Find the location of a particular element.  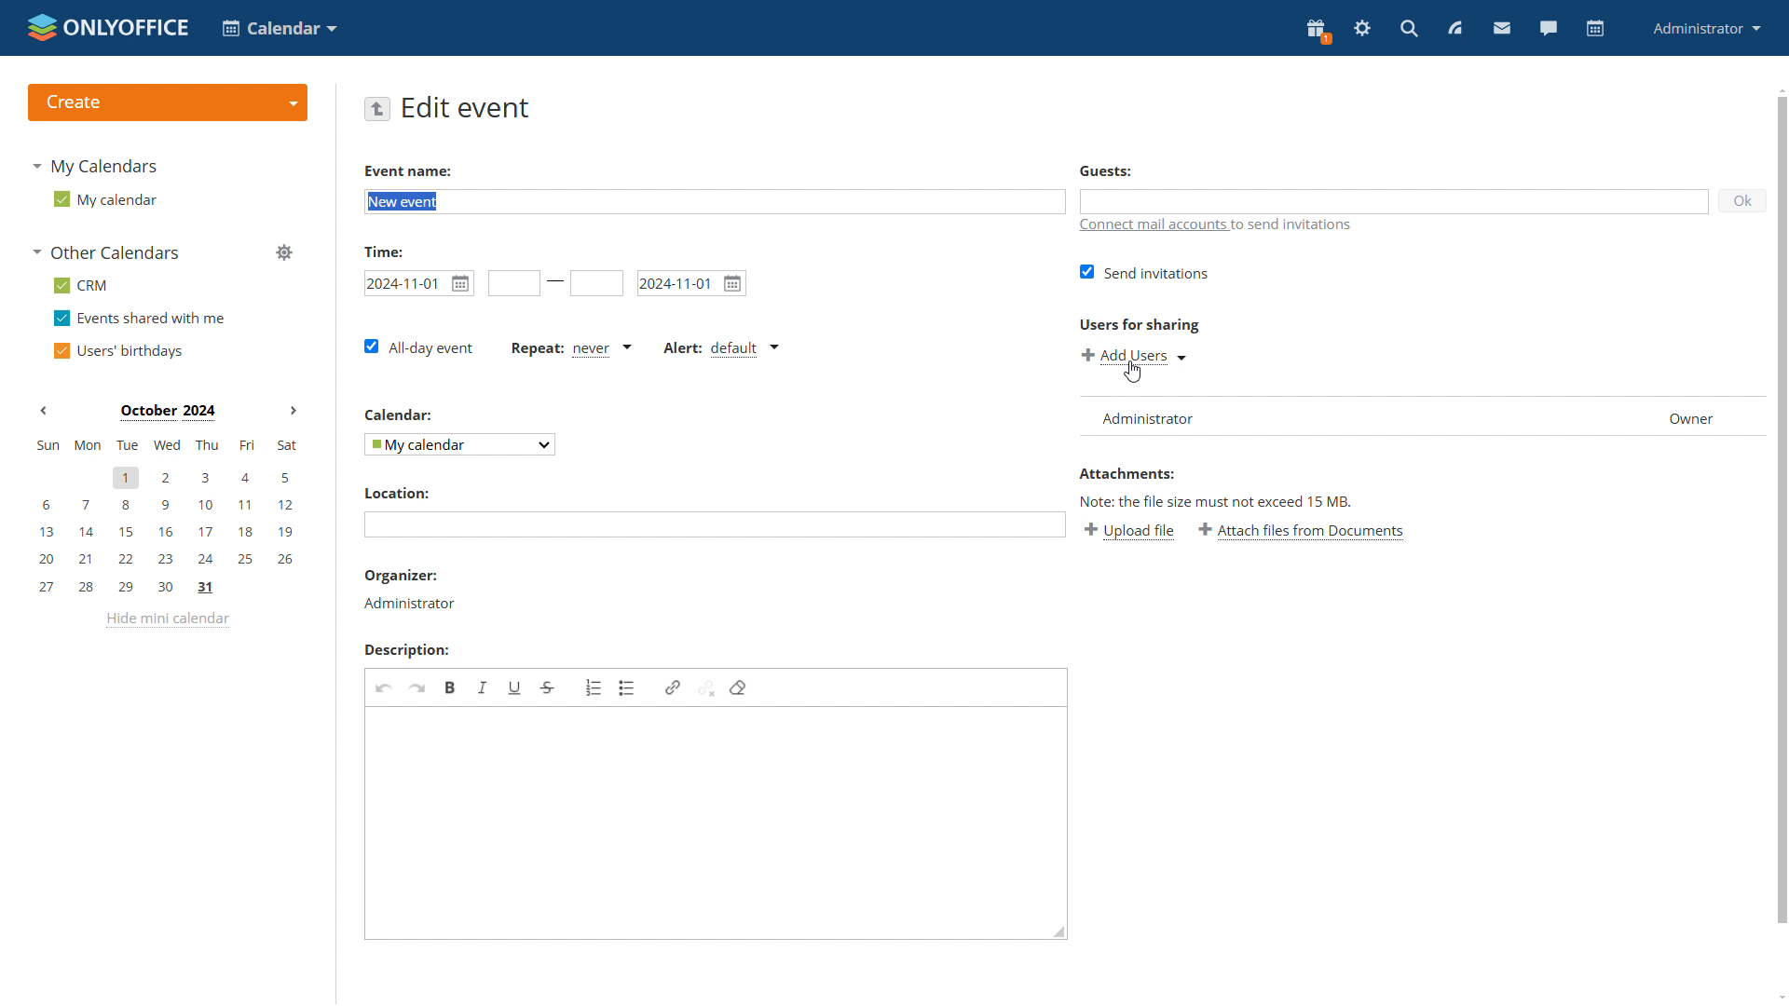

Users for sharing is located at coordinates (1140, 324).